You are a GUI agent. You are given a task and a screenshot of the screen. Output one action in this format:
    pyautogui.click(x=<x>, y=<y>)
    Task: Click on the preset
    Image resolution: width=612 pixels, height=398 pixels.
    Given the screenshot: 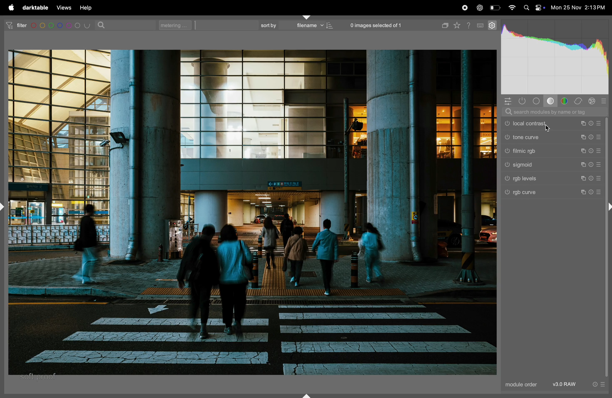 What is the action you would take?
    pyautogui.click(x=600, y=151)
    